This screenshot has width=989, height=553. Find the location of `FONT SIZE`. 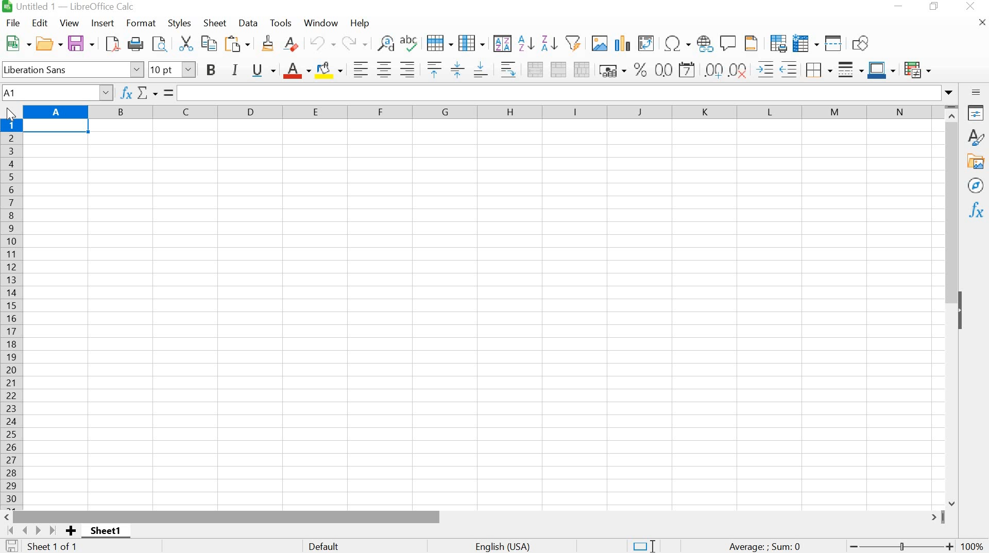

FONT SIZE is located at coordinates (174, 70).